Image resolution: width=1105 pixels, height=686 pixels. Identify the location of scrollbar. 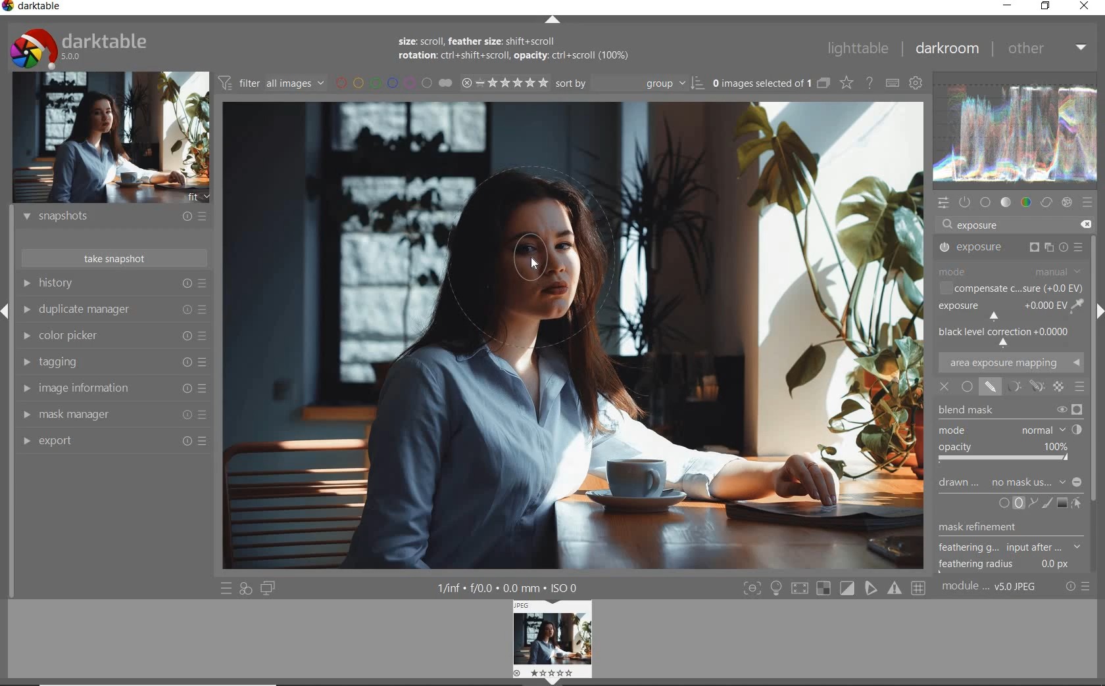
(1097, 405).